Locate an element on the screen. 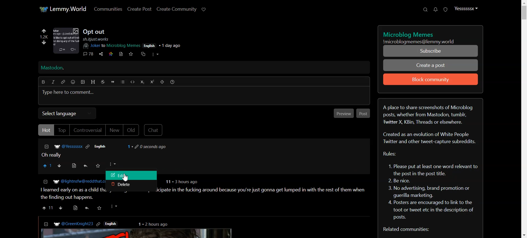 This screenshot has height=238, width=527. Superscript is located at coordinates (152, 82).